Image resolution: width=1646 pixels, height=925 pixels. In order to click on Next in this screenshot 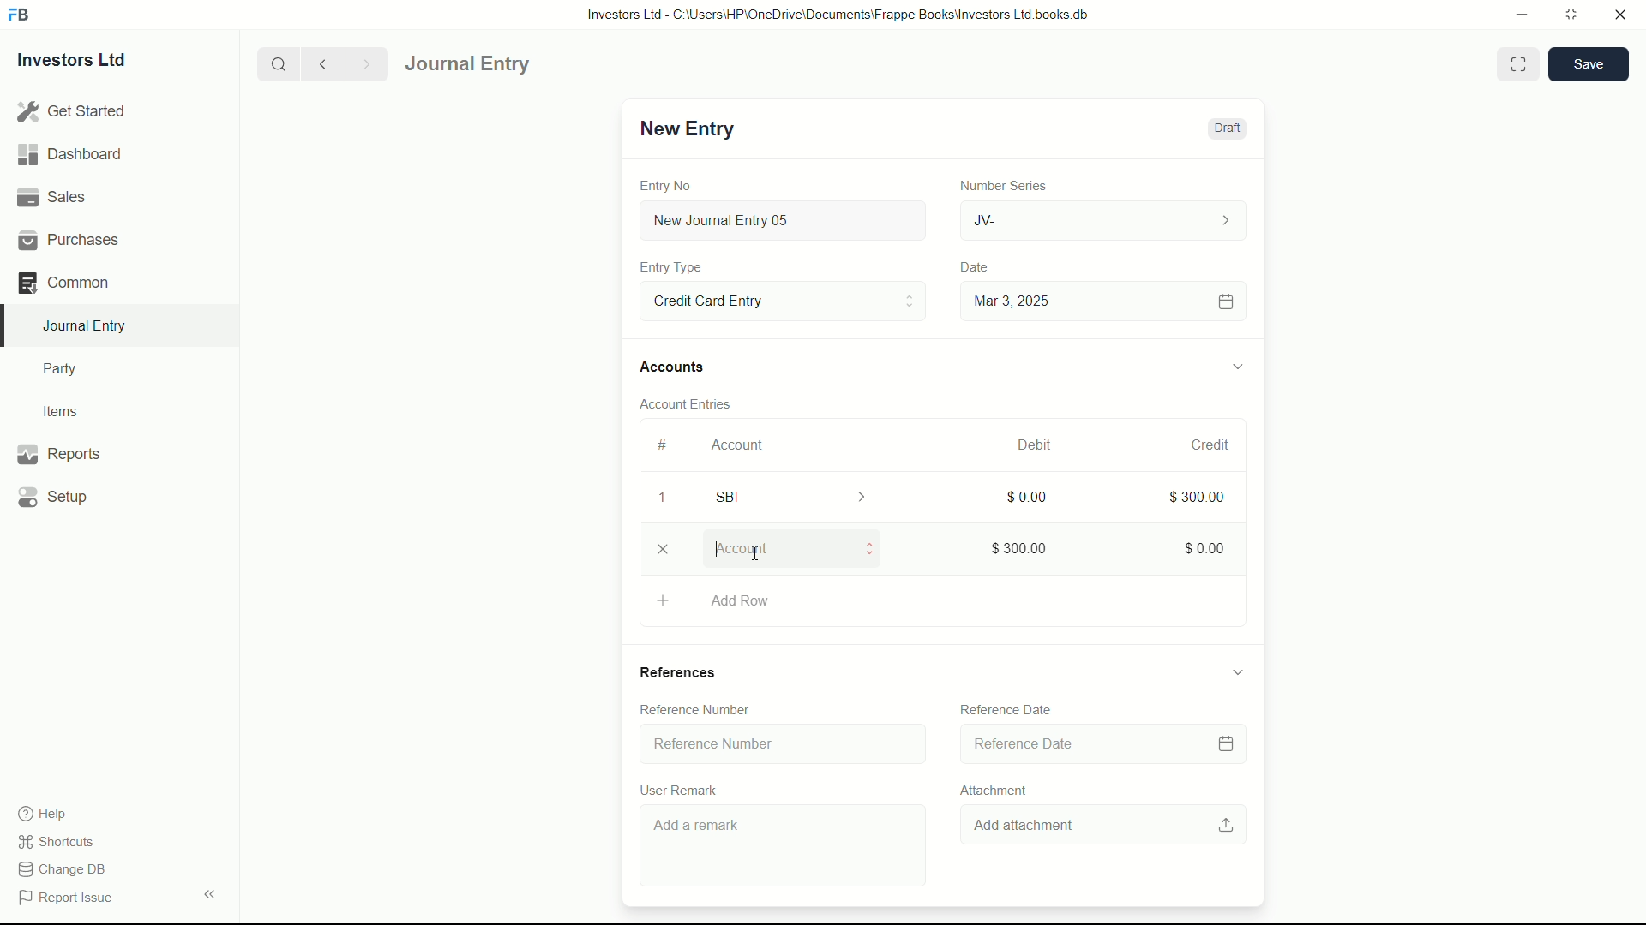, I will do `click(363, 63)`.